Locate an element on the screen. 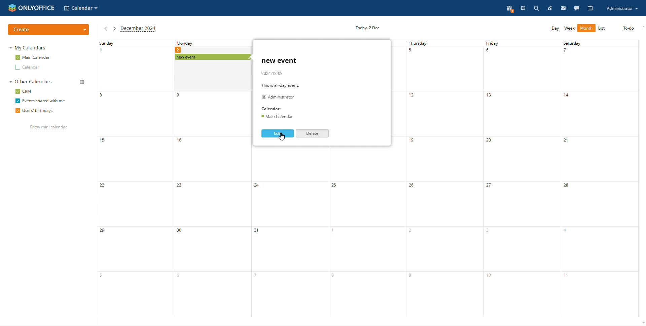  calendar is located at coordinates (590, 8).